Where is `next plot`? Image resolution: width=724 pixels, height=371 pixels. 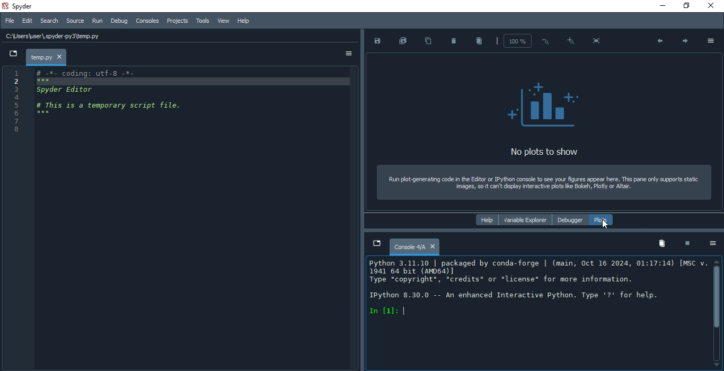
next plot is located at coordinates (683, 40).